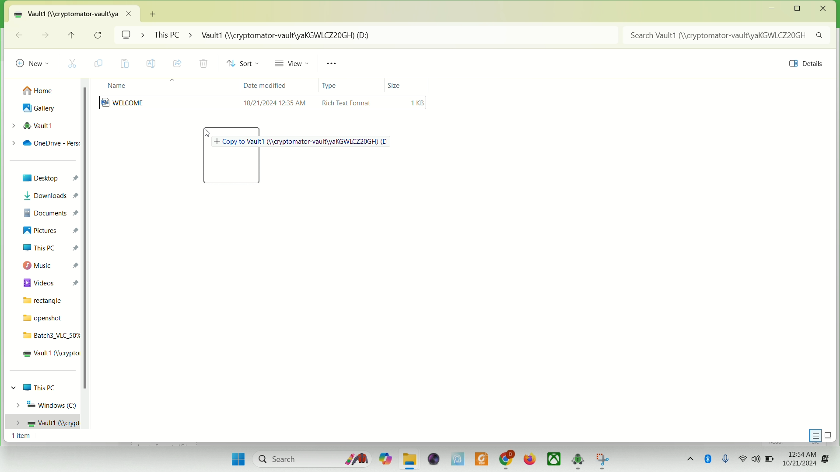  I want to click on home, so click(39, 88).